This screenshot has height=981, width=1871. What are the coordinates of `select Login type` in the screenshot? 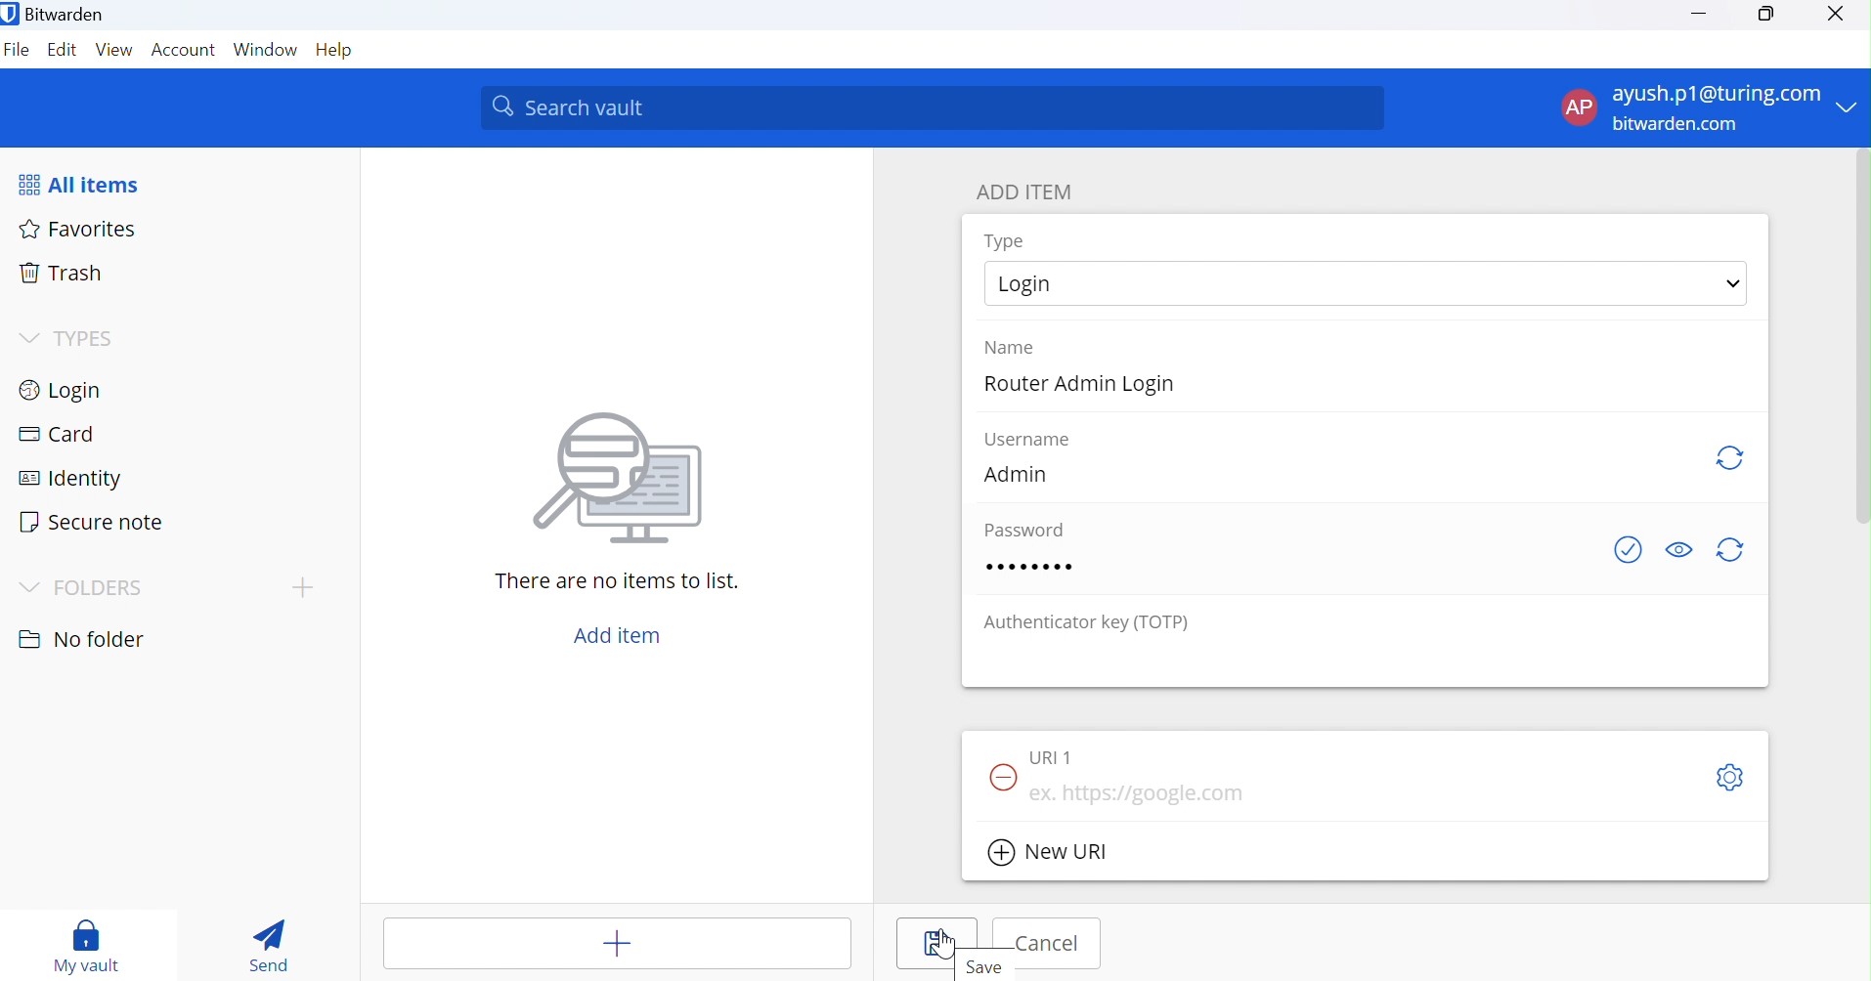 It's located at (1367, 282).